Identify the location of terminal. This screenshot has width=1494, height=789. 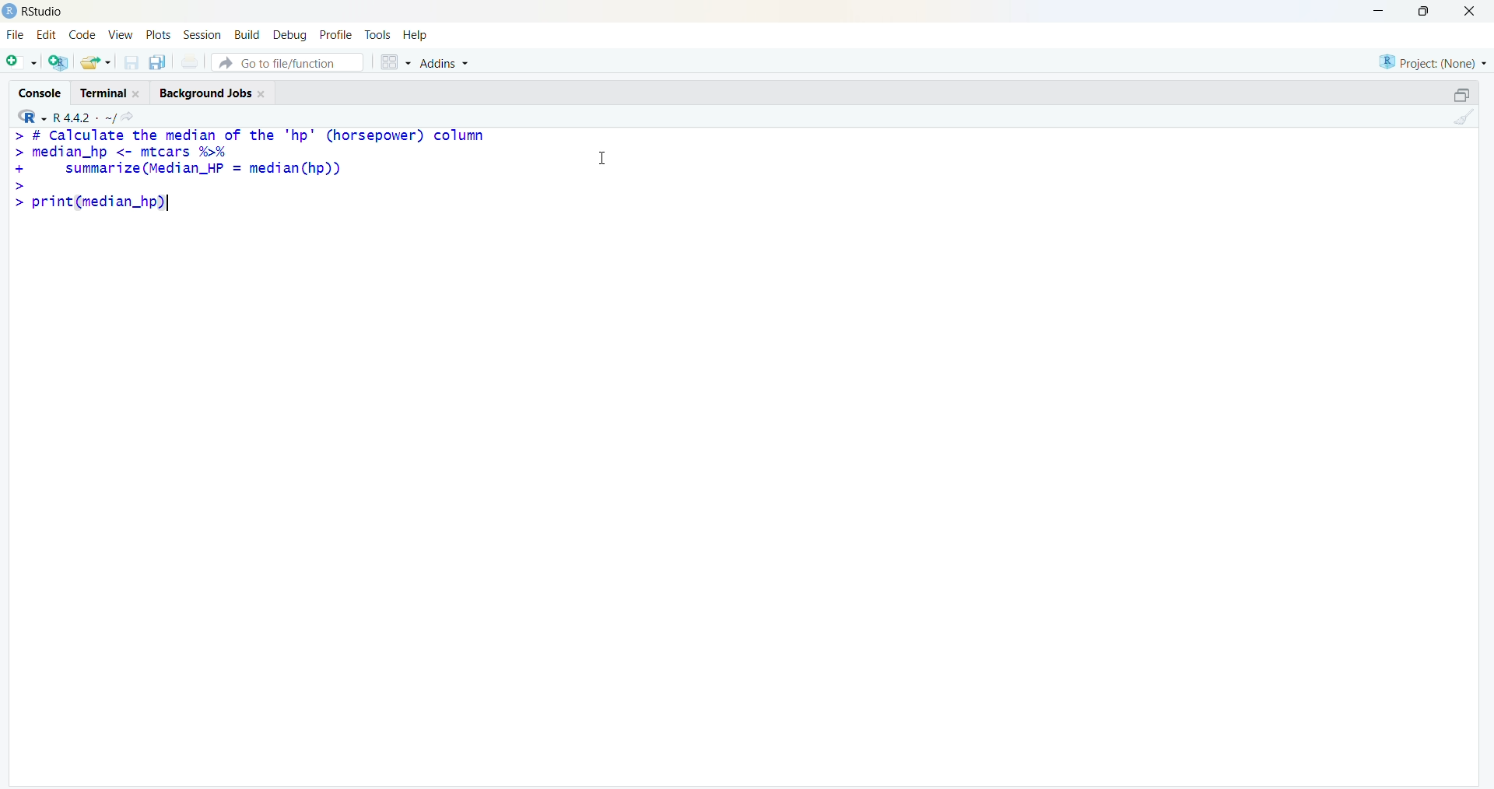
(104, 93).